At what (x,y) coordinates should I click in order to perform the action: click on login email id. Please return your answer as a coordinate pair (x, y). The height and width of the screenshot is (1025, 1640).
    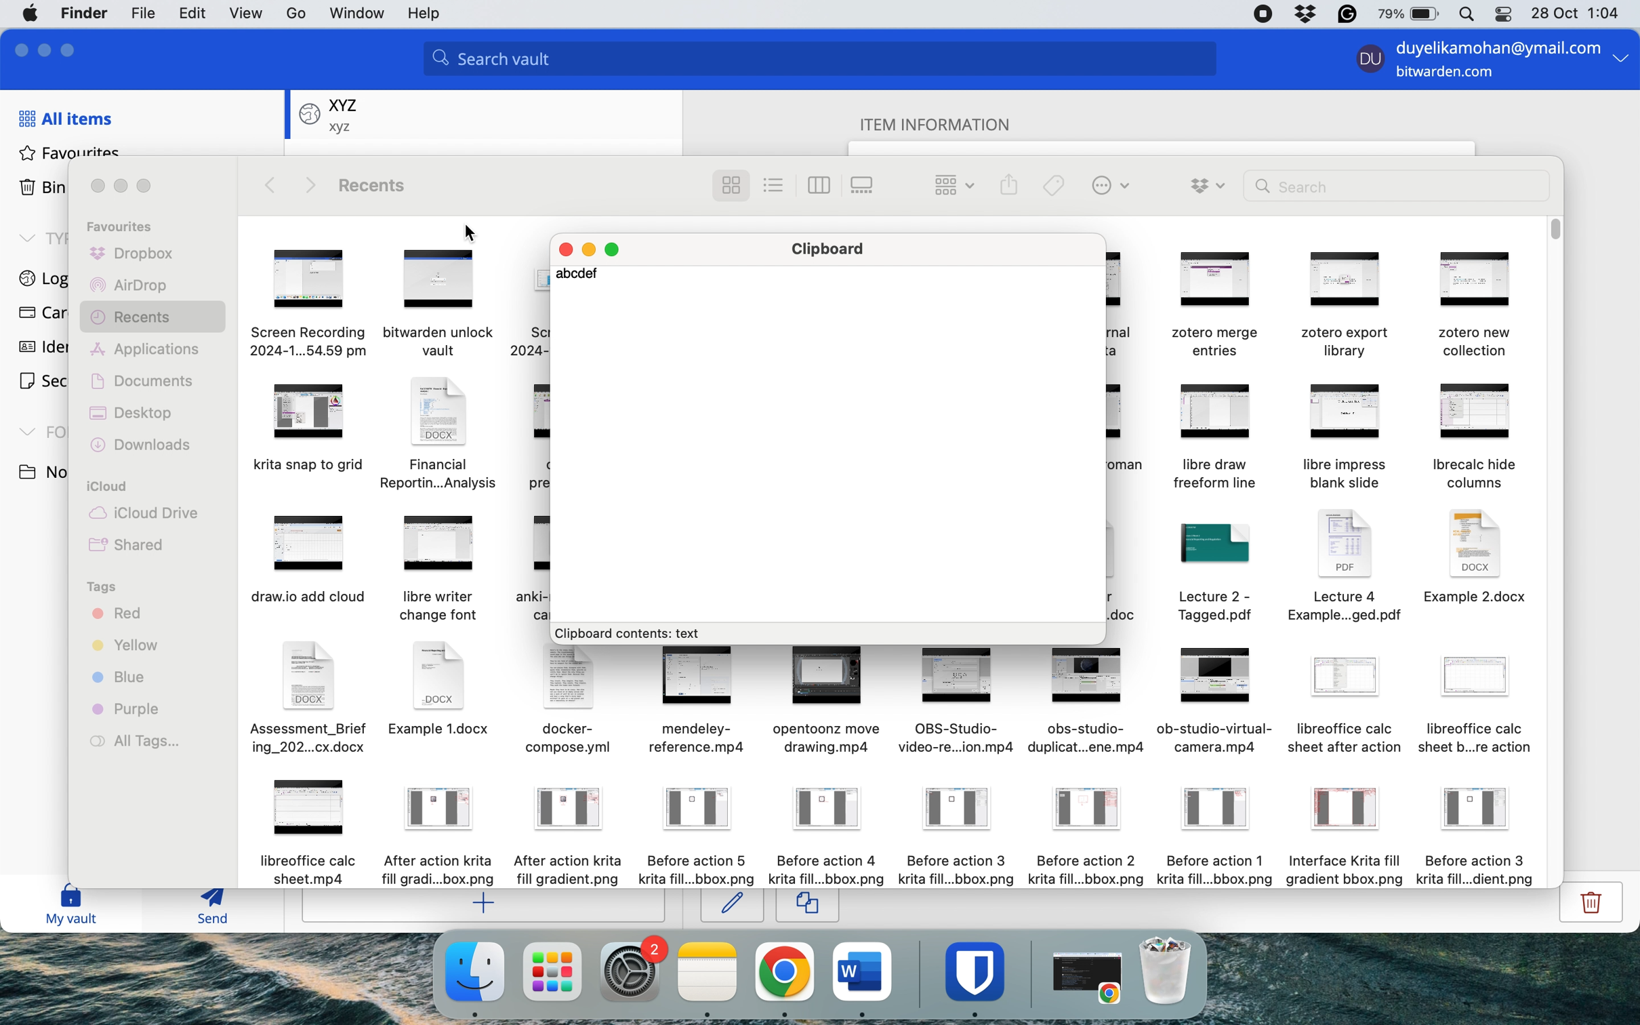
    Looking at the image, I should click on (1493, 45).